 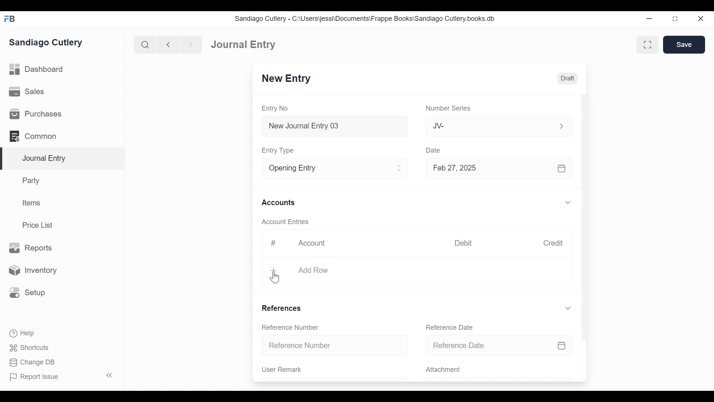 What do you see at coordinates (447, 109) in the screenshot?
I see `Number Series` at bounding box center [447, 109].